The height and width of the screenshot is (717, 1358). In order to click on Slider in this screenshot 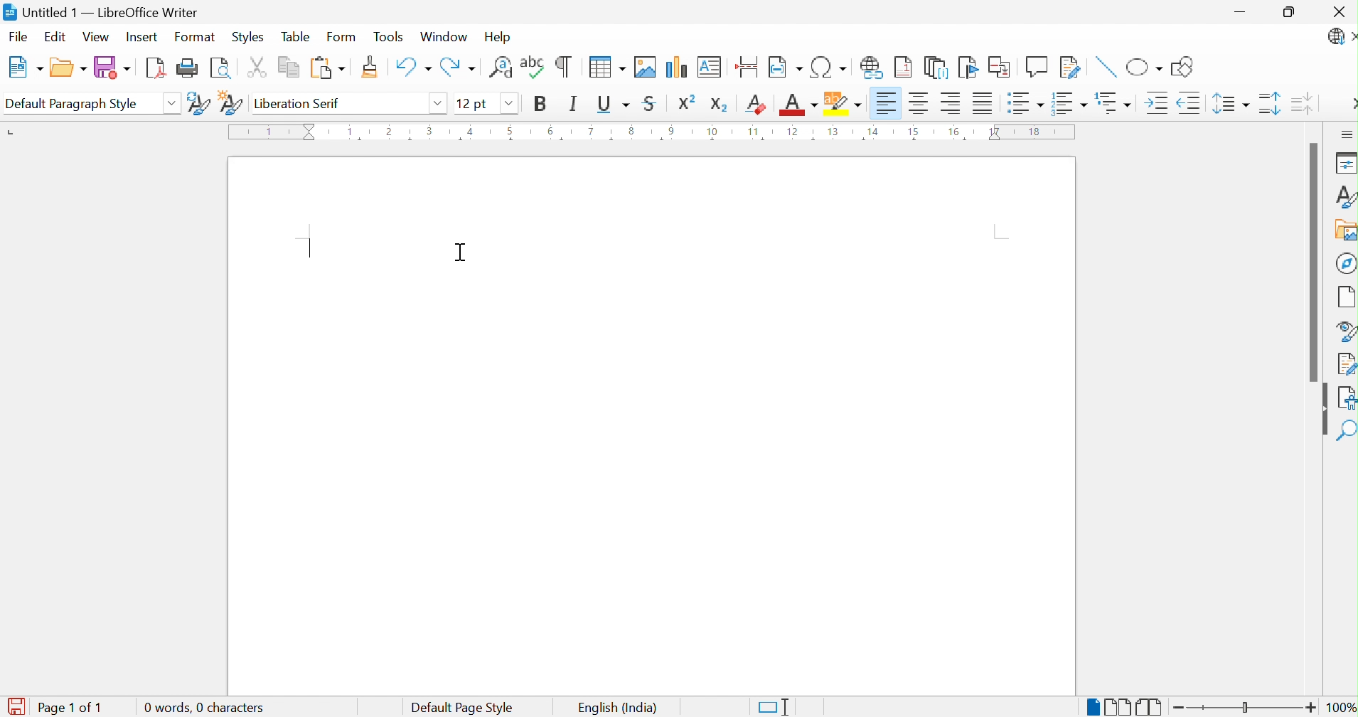, I will do `click(1245, 708)`.